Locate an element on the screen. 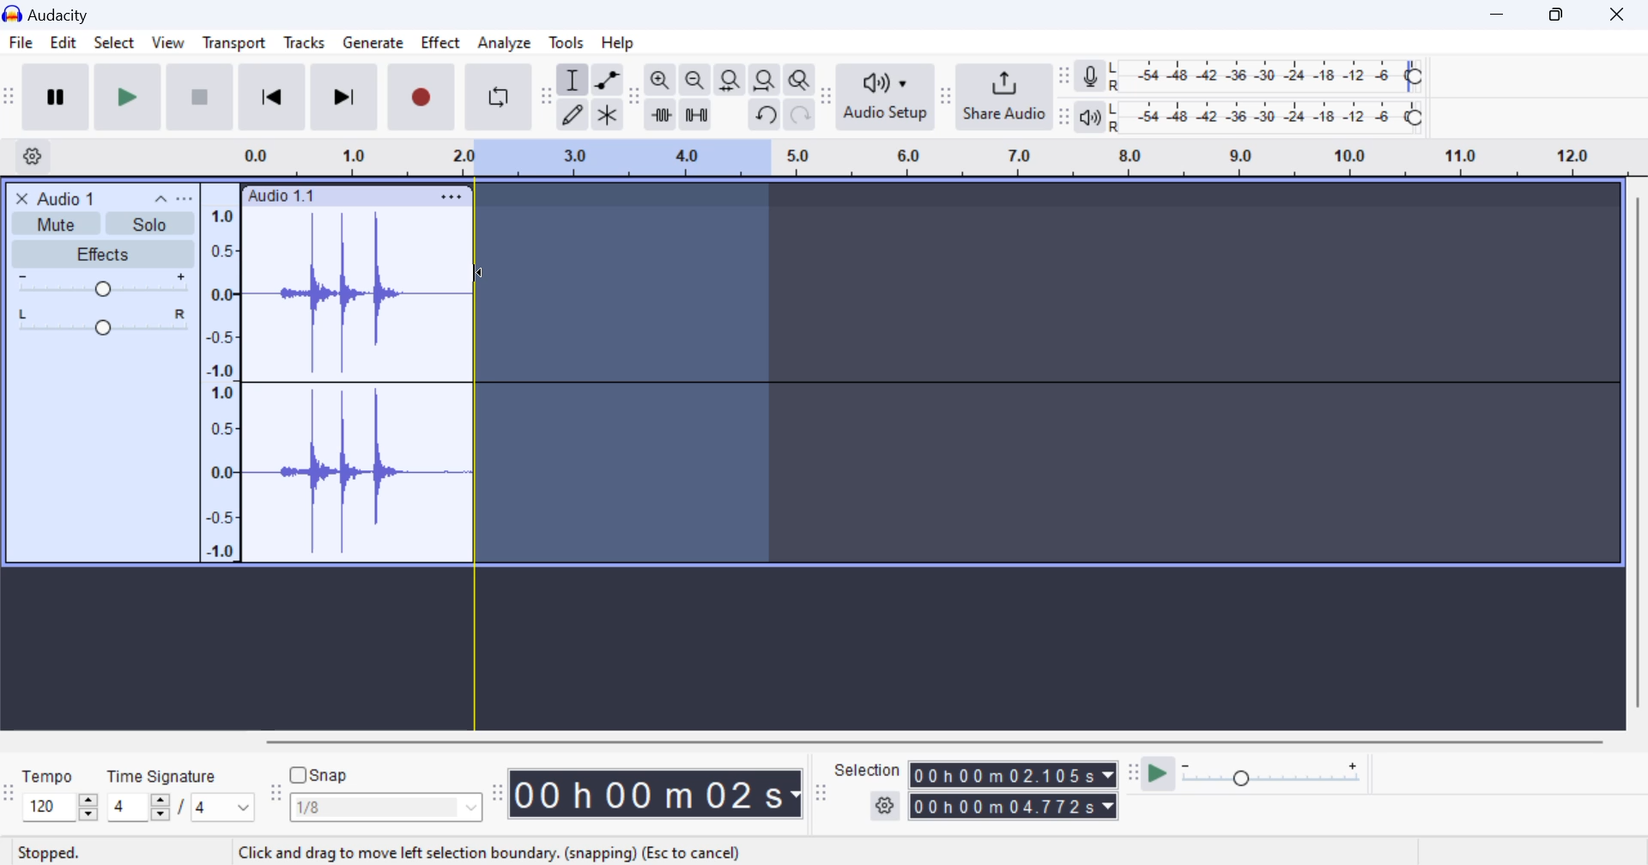 The height and width of the screenshot is (865, 1648). Clip Status is located at coordinates (51, 854).